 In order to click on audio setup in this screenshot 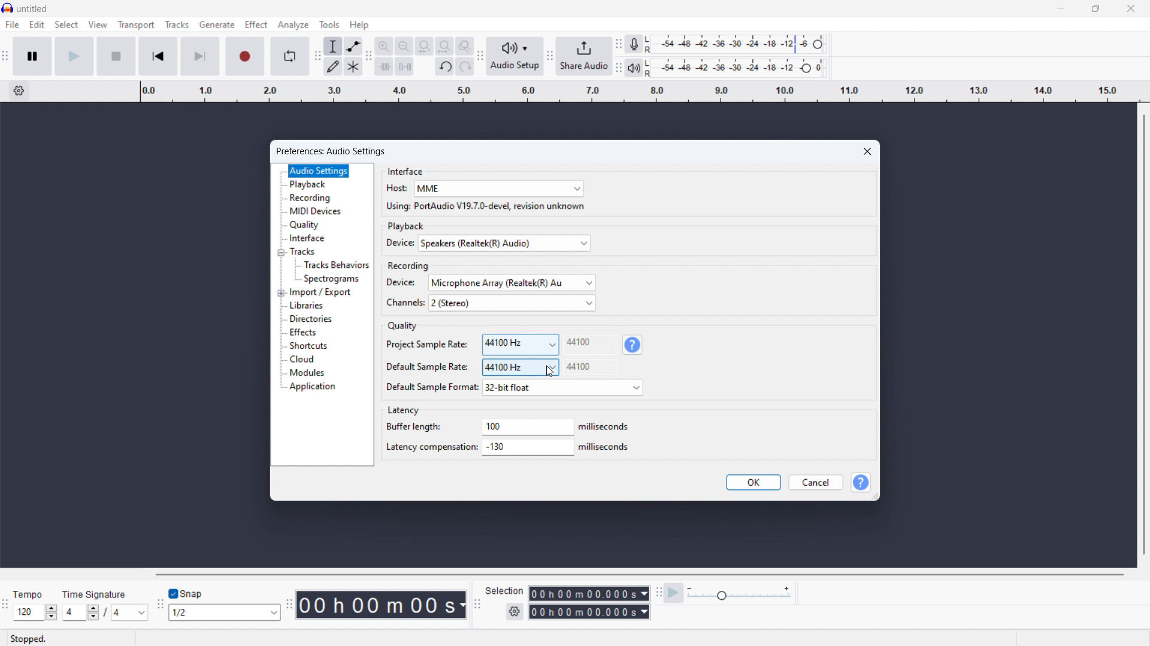, I will do `click(515, 56)`.